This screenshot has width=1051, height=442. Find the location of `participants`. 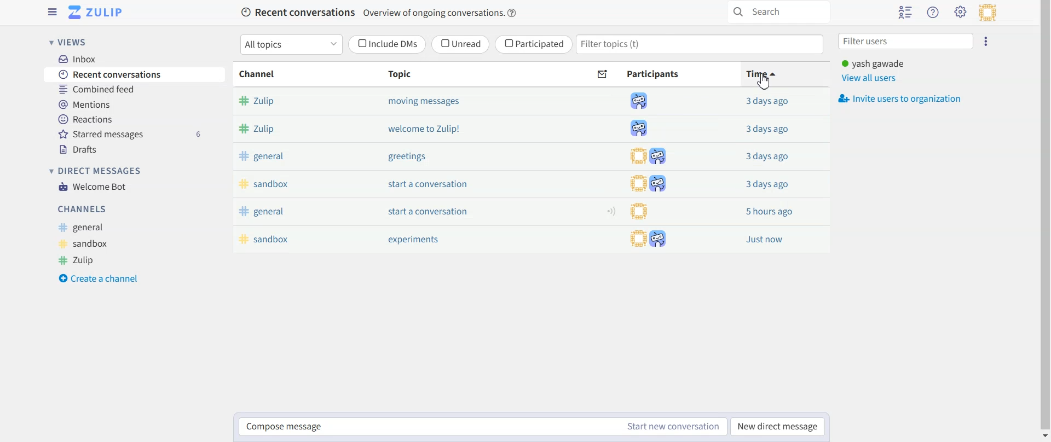

participants is located at coordinates (645, 184).